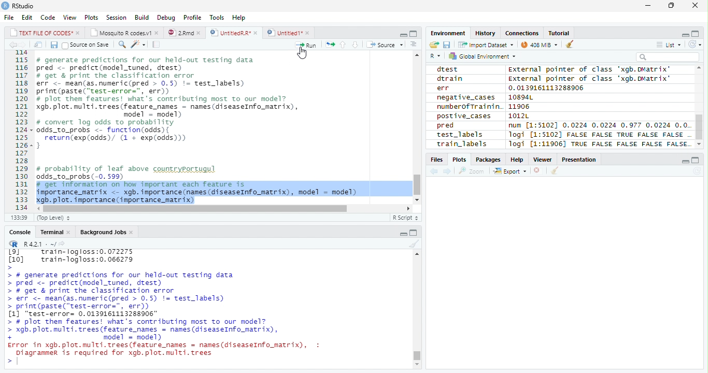  What do you see at coordinates (447, 171) in the screenshot?
I see `Next` at bounding box center [447, 171].